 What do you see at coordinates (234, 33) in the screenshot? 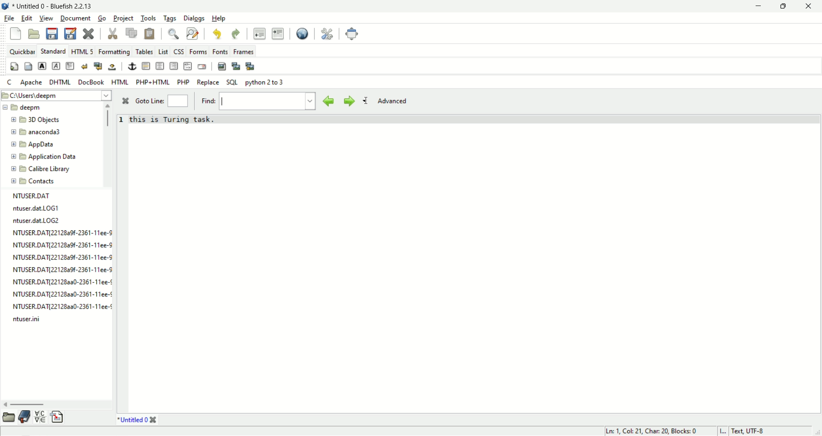
I see `redo` at bounding box center [234, 33].